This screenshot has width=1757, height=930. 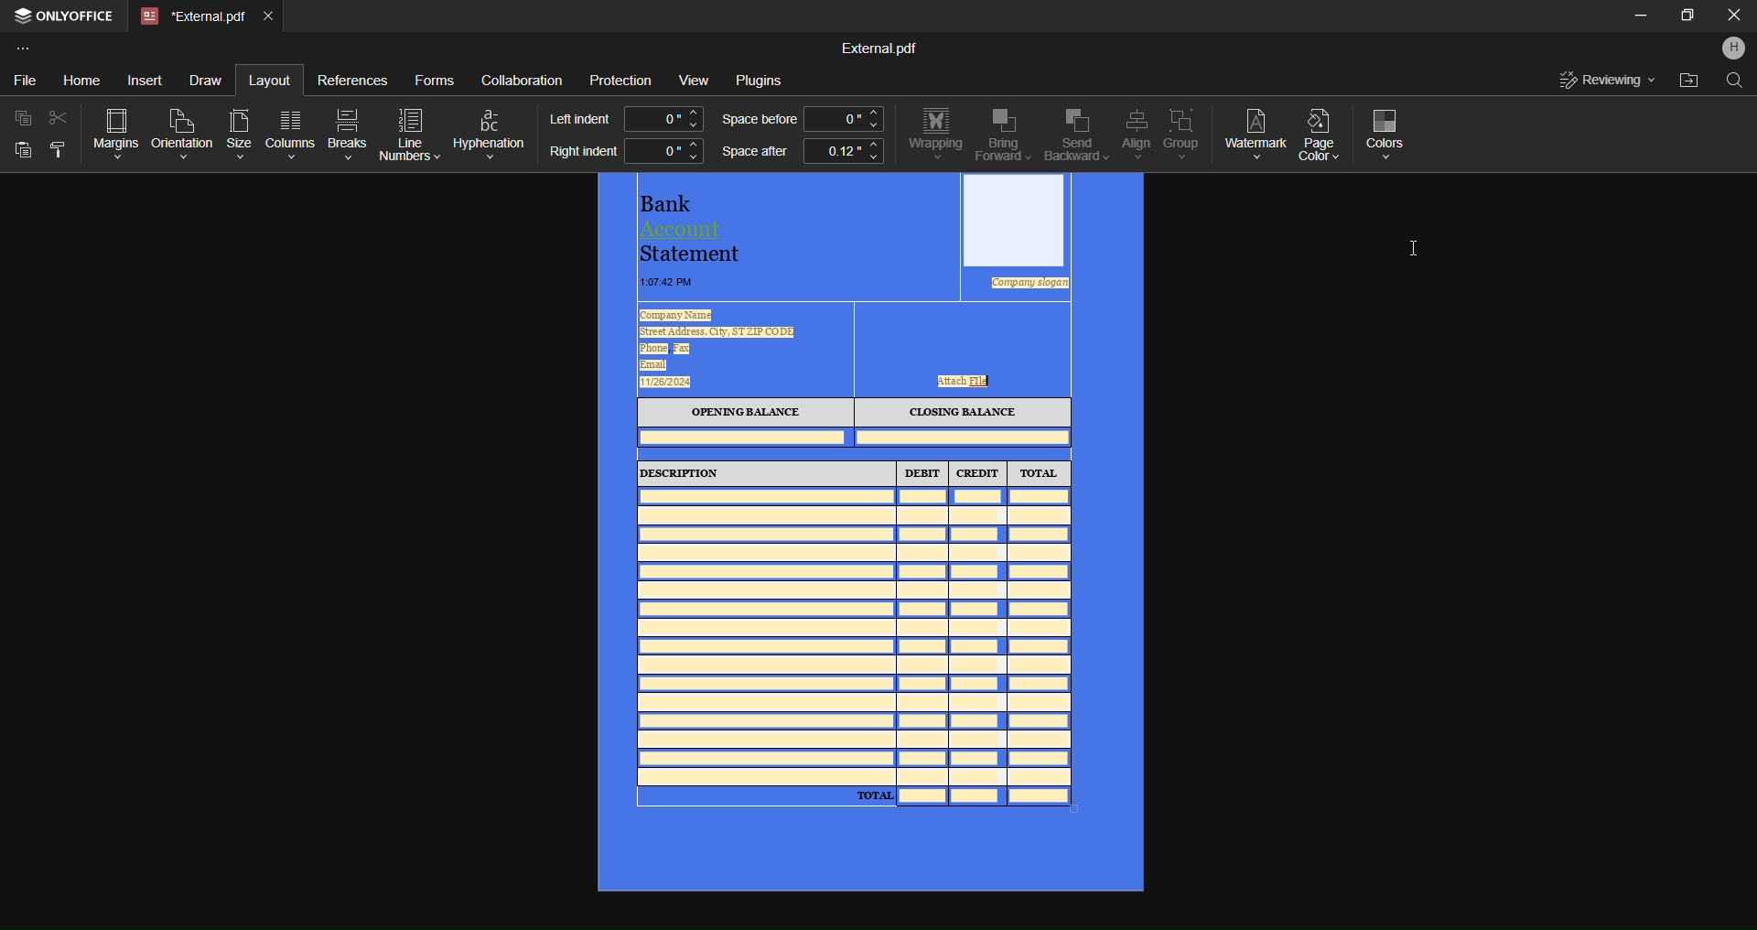 What do you see at coordinates (1182, 134) in the screenshot?
I see `Groups` at bounding box center [1182, 134].